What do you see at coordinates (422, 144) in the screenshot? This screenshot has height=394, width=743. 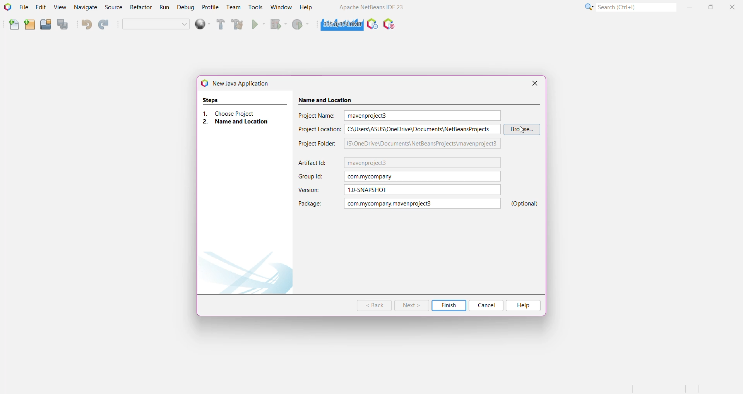 I see `Selected Project Folder` at bounding box center [422, 144].